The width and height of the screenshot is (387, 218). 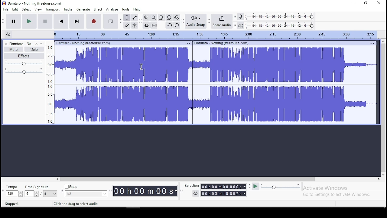 What do you see at coordinates (37, 187) in the screenshot?
I see `time signature` at bounding box center [37, 187].